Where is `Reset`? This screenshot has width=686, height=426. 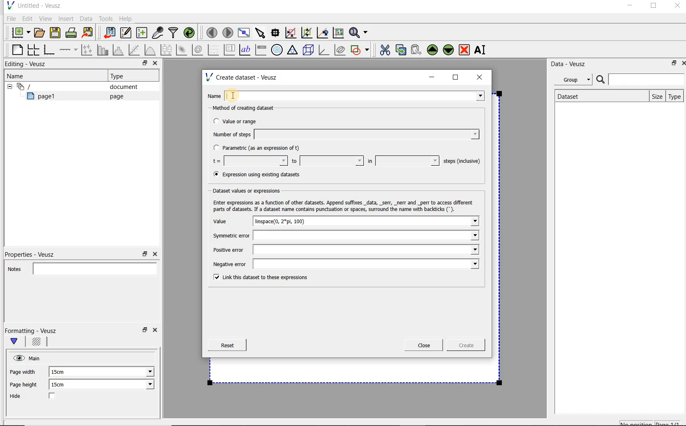 Reset is located at coordinates (227, 345).